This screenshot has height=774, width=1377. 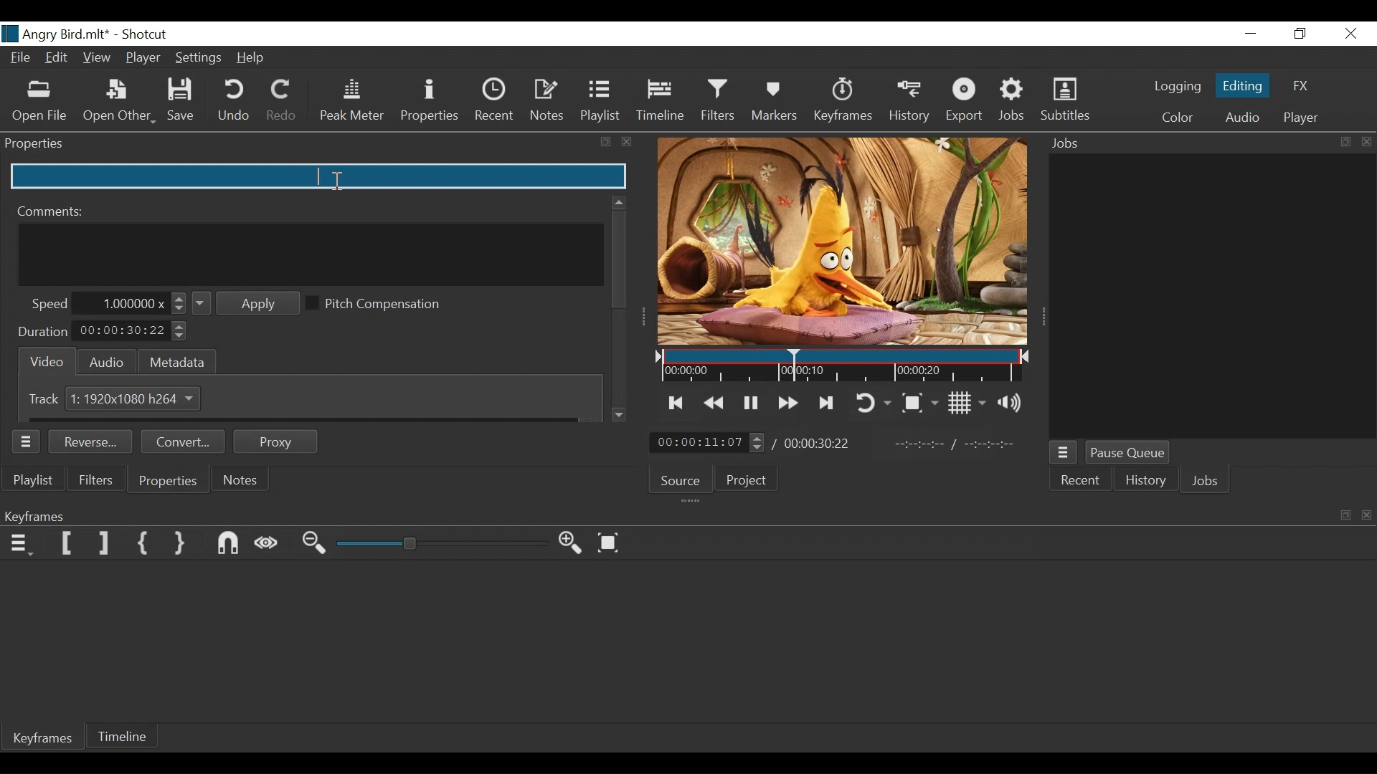 I want to click on Adjust Speed, so click(x=136, y=303).